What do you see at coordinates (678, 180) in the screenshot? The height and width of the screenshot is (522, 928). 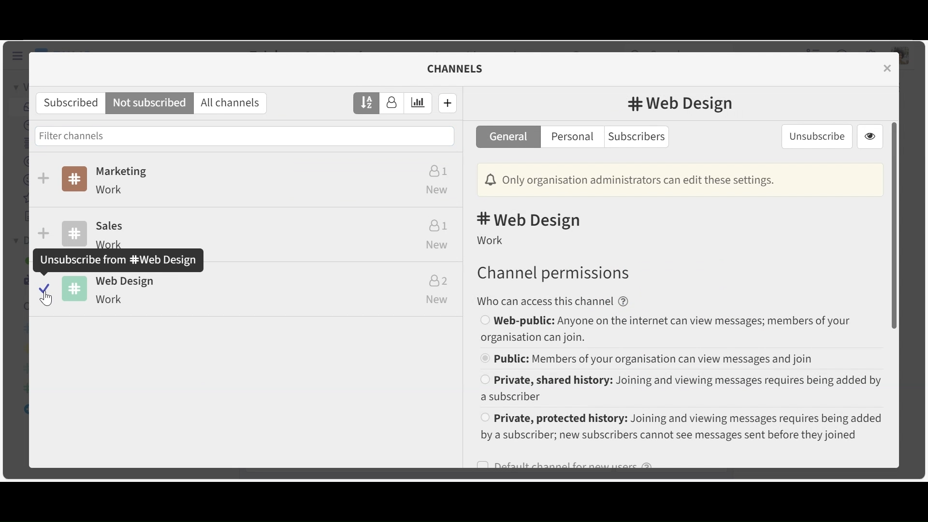 I see `notification` at bounding box center [678, 180].